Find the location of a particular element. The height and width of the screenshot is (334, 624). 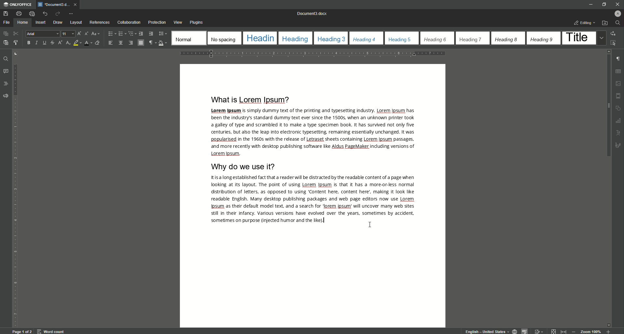

Profile is located at coordinates (617, 14).